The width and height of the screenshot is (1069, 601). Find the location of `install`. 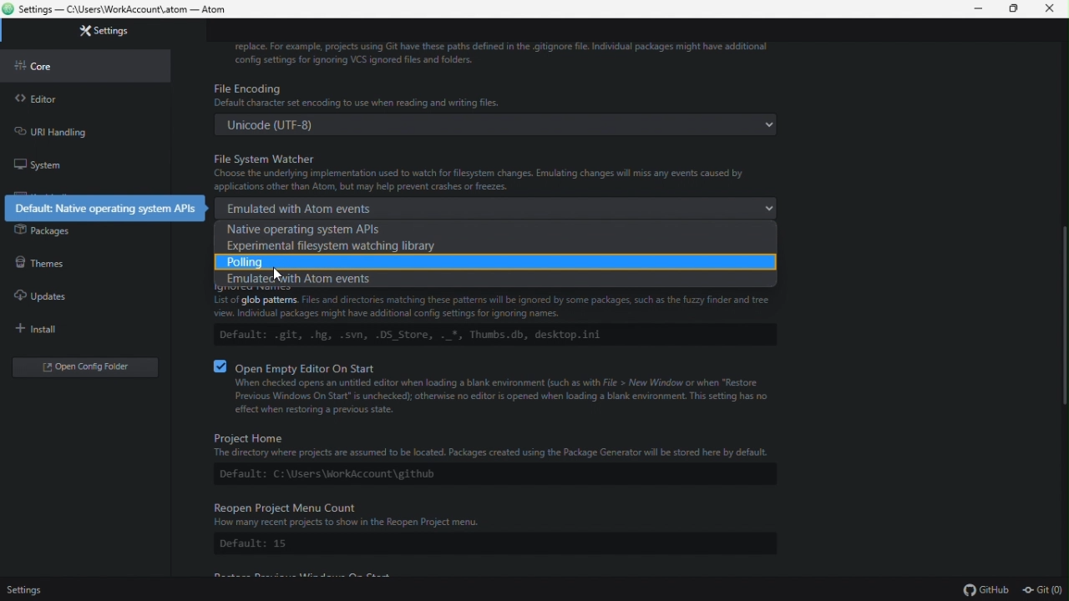

install is located at coordinates (73, 327).